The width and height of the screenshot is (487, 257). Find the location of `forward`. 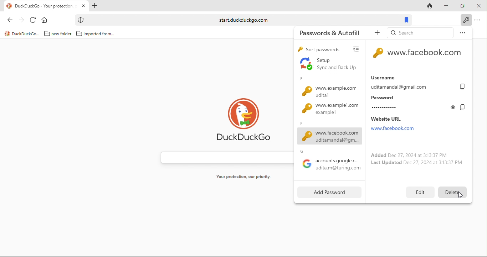

forward is located at coordinates (22, 21).